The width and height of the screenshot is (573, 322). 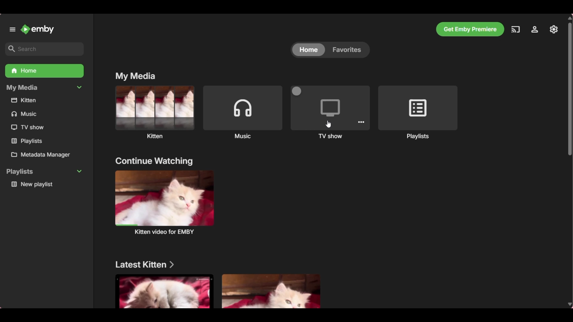 I want to click on  favorites, so click(x=349, y=50).